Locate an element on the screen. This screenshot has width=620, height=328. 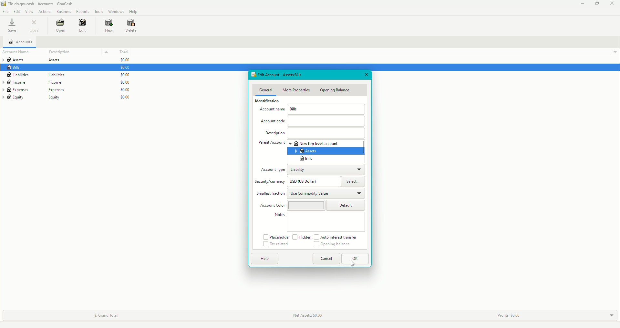
Account code is located at coordinates (312, 121).